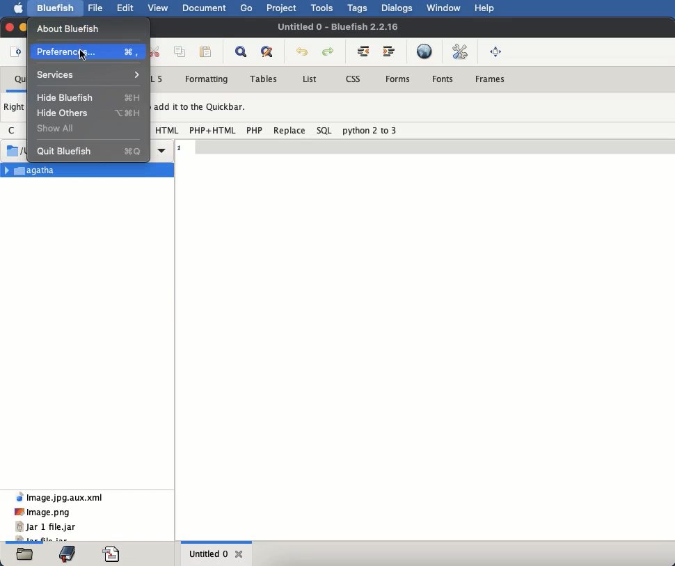 This screenshot has width=675, height=566. What do you see at coordinates (160, 8) in the screenshot?
I see `view` at bounding box center [160, 8].